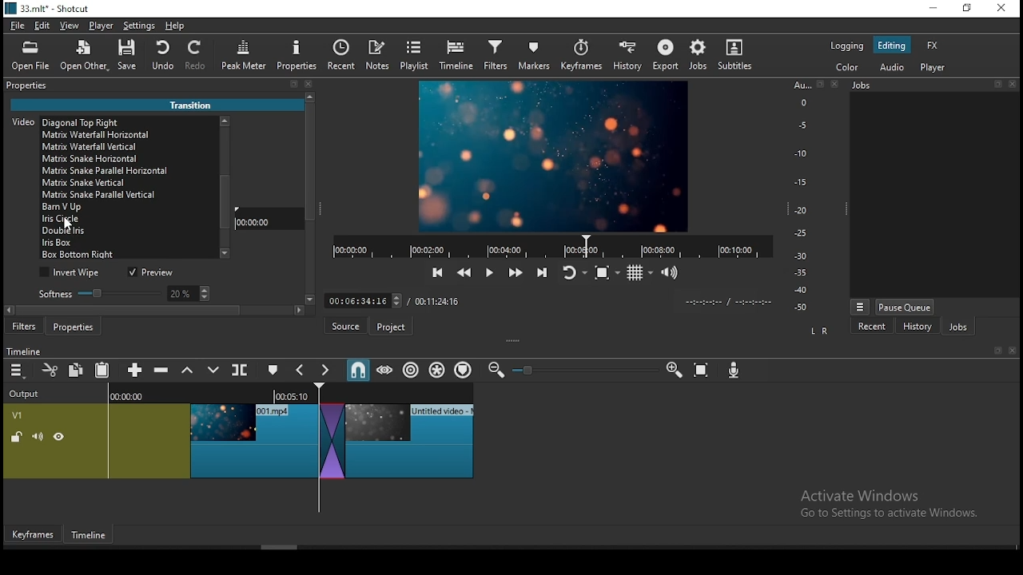  I want to click on LR, so click(818, 332).